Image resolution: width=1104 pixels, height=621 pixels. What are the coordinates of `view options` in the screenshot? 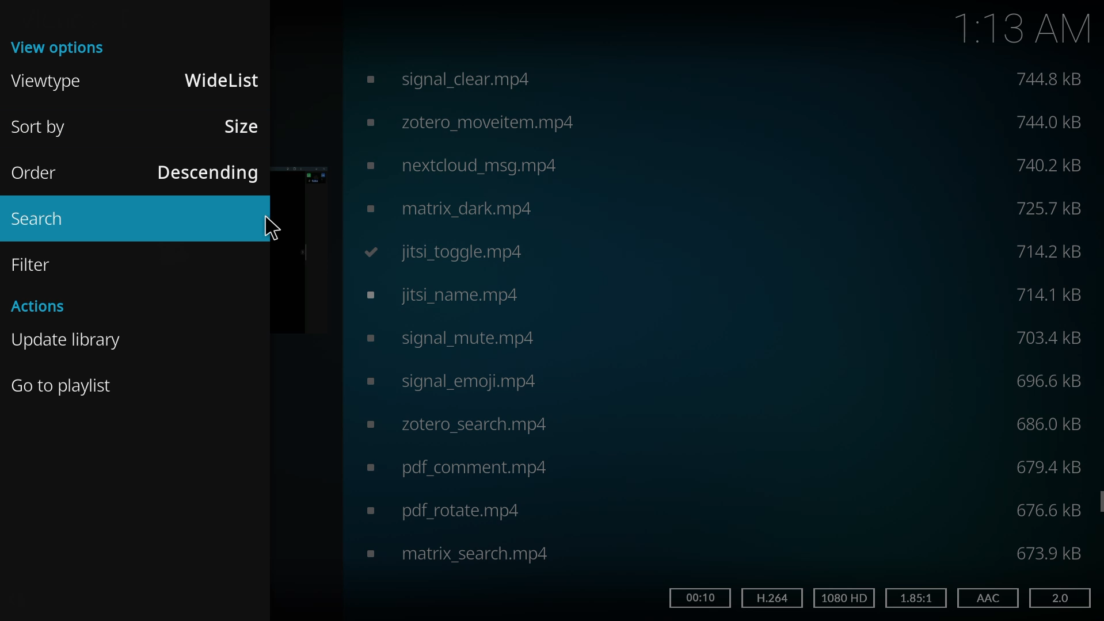 It's located at (61, 46).